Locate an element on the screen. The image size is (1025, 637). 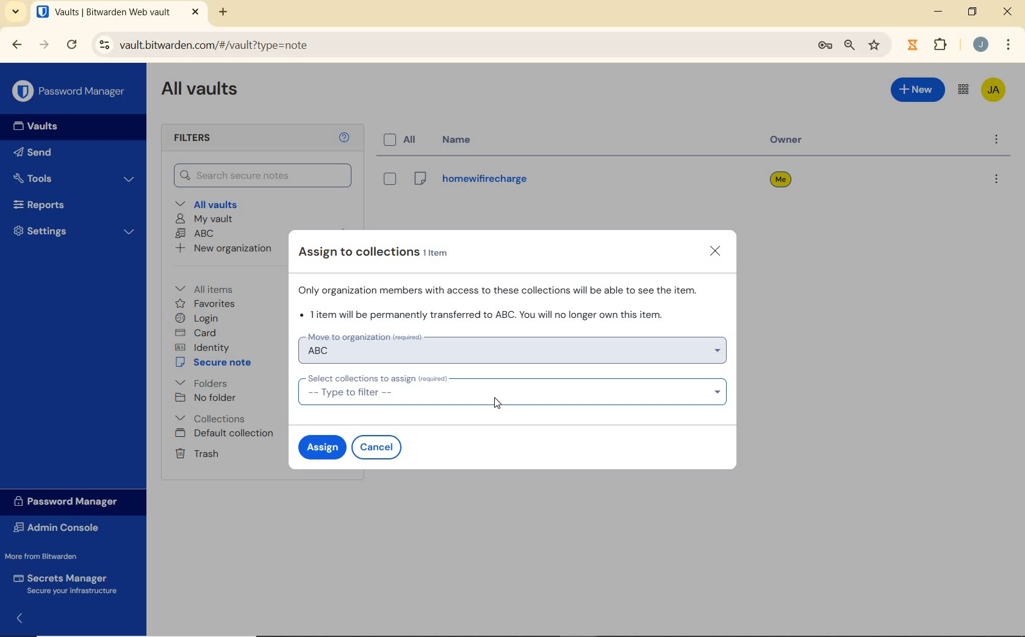
My Vault is located at coordinates (204, 220).